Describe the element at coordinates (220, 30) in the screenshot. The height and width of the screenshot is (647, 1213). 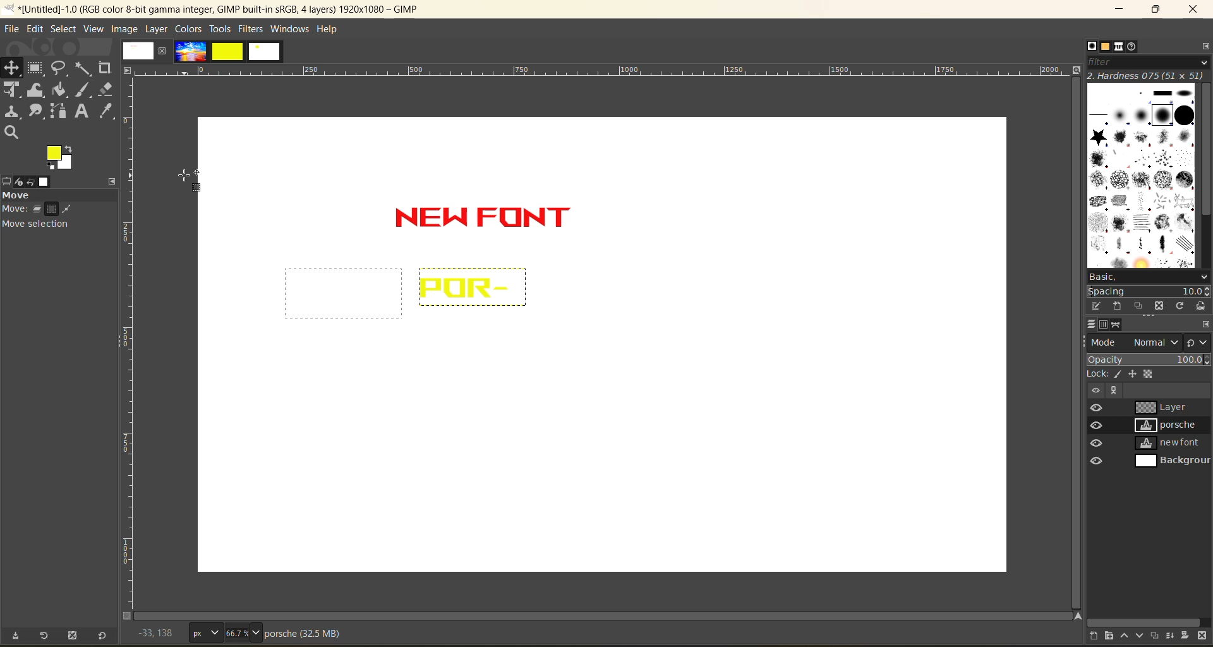
I see `tools` at that location.